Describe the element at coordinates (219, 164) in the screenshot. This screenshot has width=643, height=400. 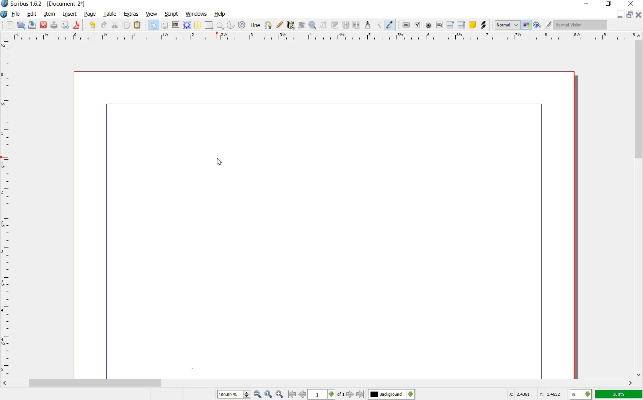
I see `CURSOR` at that location.